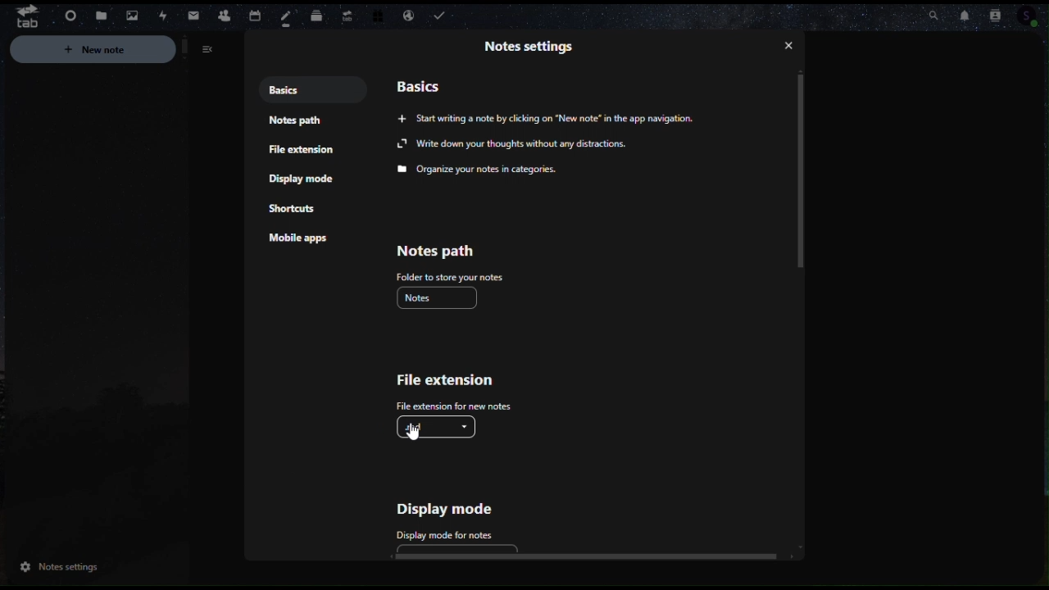 The width and height of the screenshot is (1049, 590). Describe the element at coordinates (929, 12) in the screenshot. I see `Search bar` at that location.